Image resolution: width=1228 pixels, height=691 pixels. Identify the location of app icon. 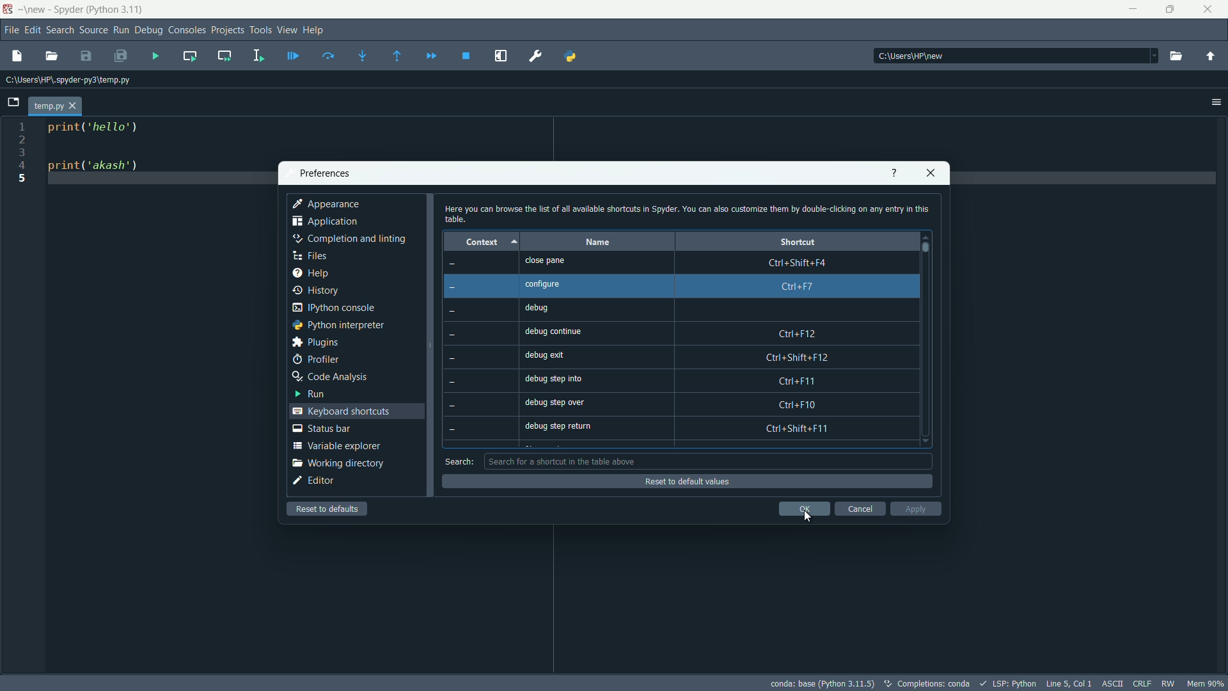
(8, 8).